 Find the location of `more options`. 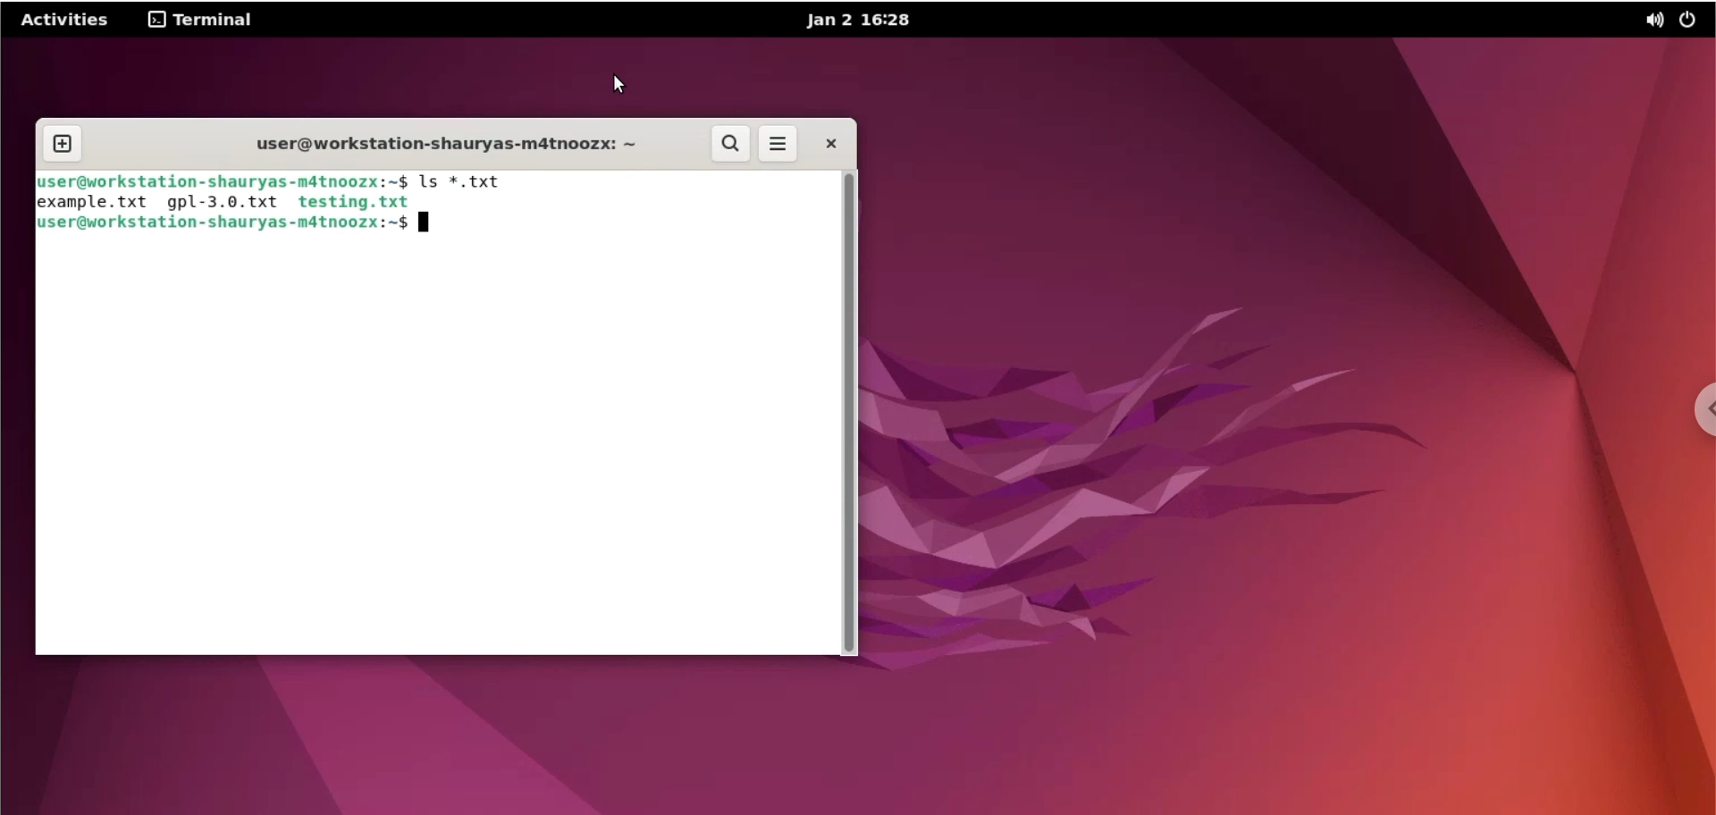

more options is located at coordinates (776, 145).